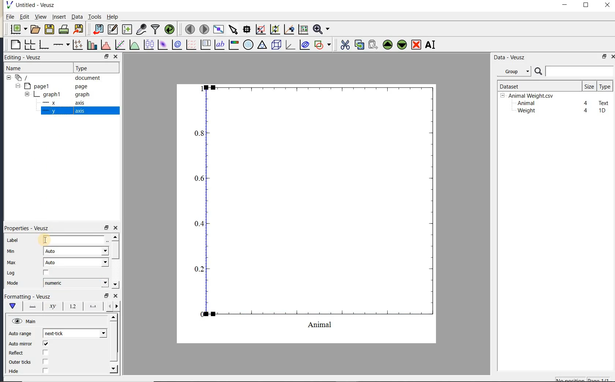 Image resolution: width=615 pixels, height=382 pixels. What do you see at coordinates (316, 206) in the screenshot?
I see `graph` at bounding box center [316, 206].